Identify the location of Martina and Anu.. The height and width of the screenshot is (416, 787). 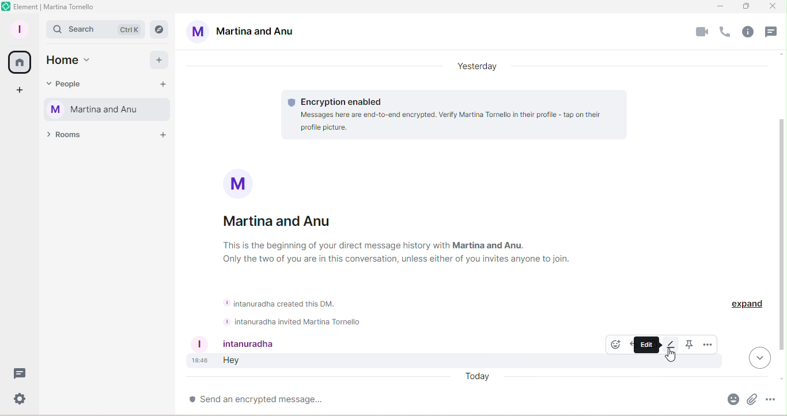
(488, 245).